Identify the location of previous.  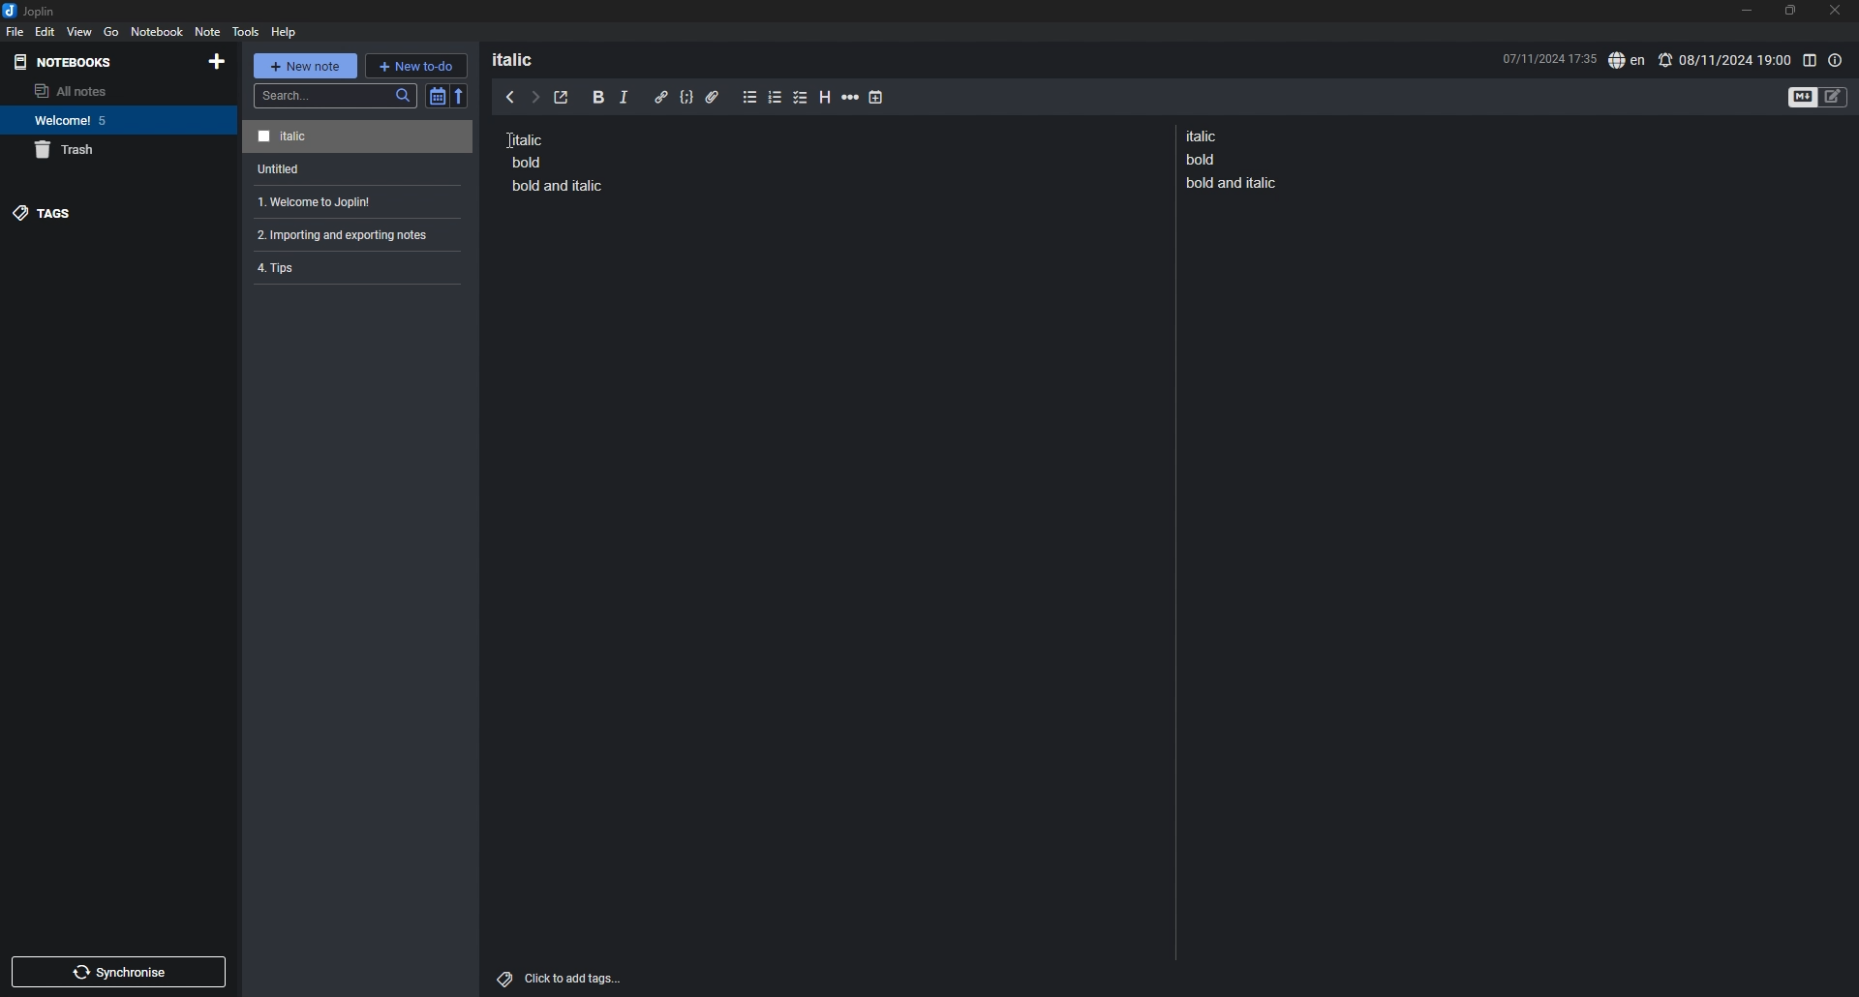
(510, 96).